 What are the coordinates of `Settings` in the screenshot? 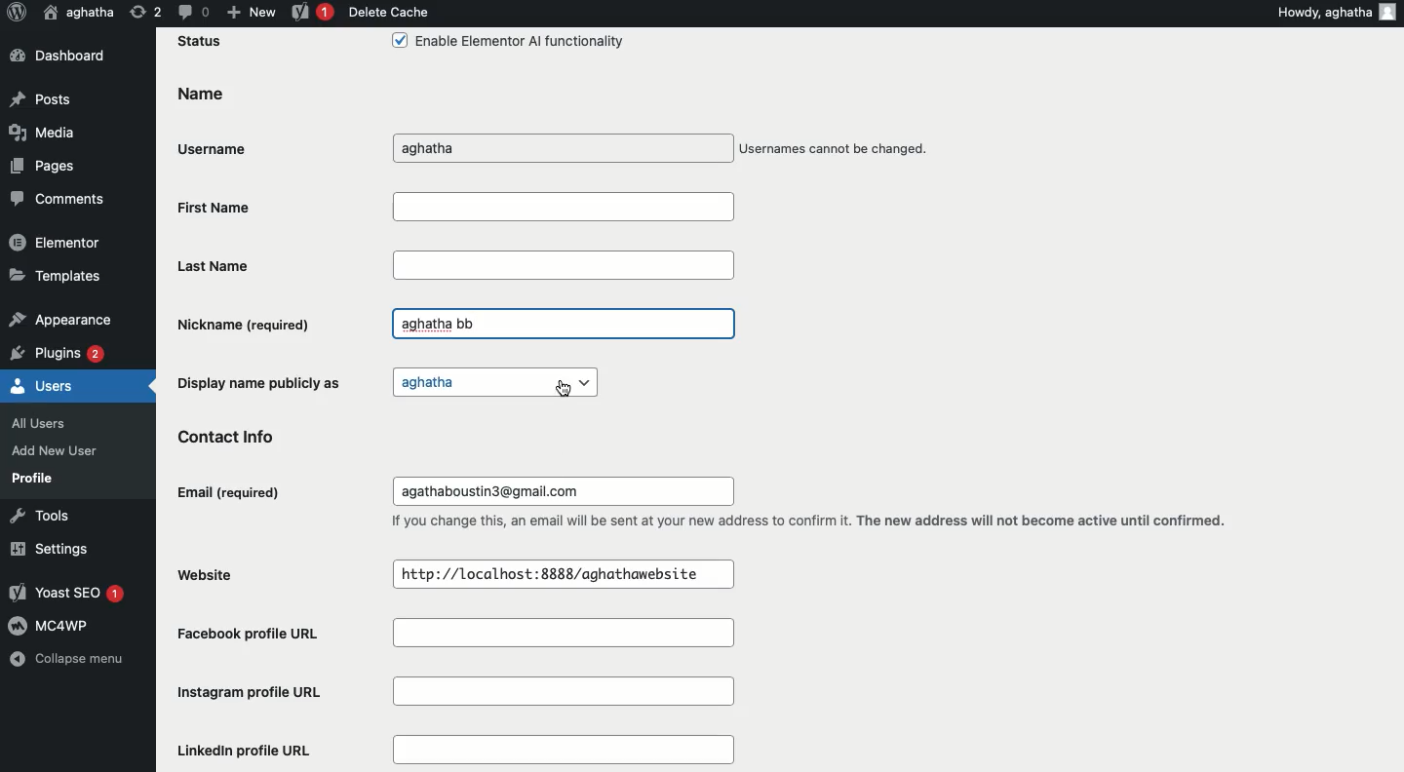 It's located at (46, 549).